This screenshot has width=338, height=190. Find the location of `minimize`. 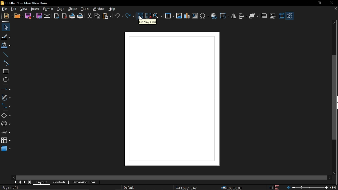

minimize is located at coordinates (306, 3).